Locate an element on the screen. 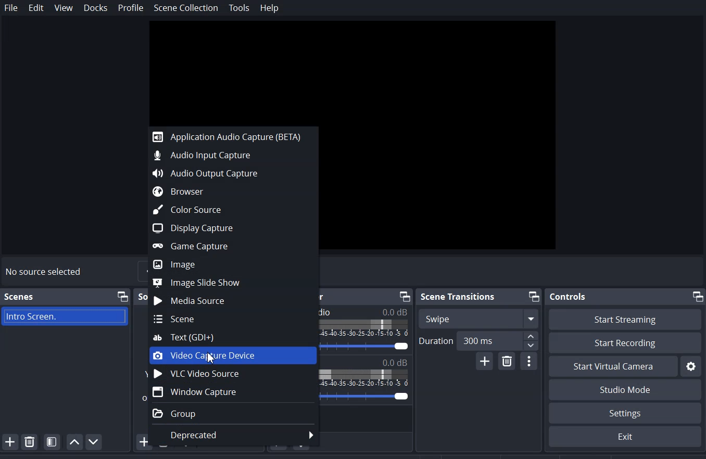  Scene Collection is located at coordinates (186, 8).